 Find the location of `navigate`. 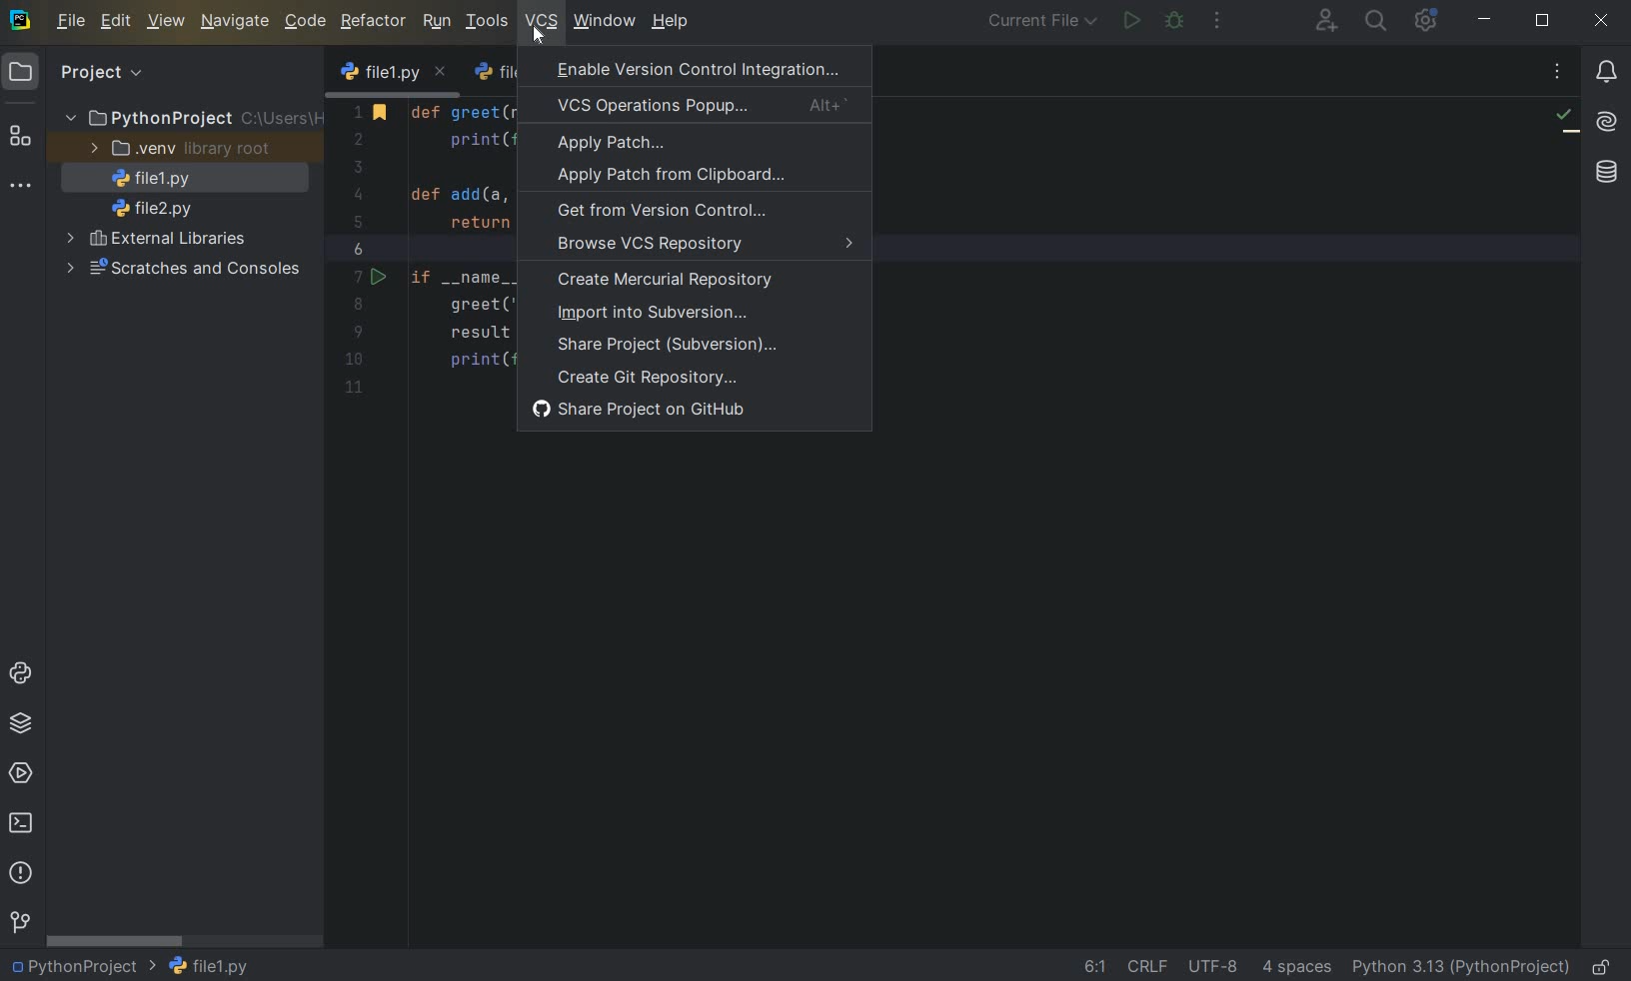

navigate is located at coordinates (236, 23).